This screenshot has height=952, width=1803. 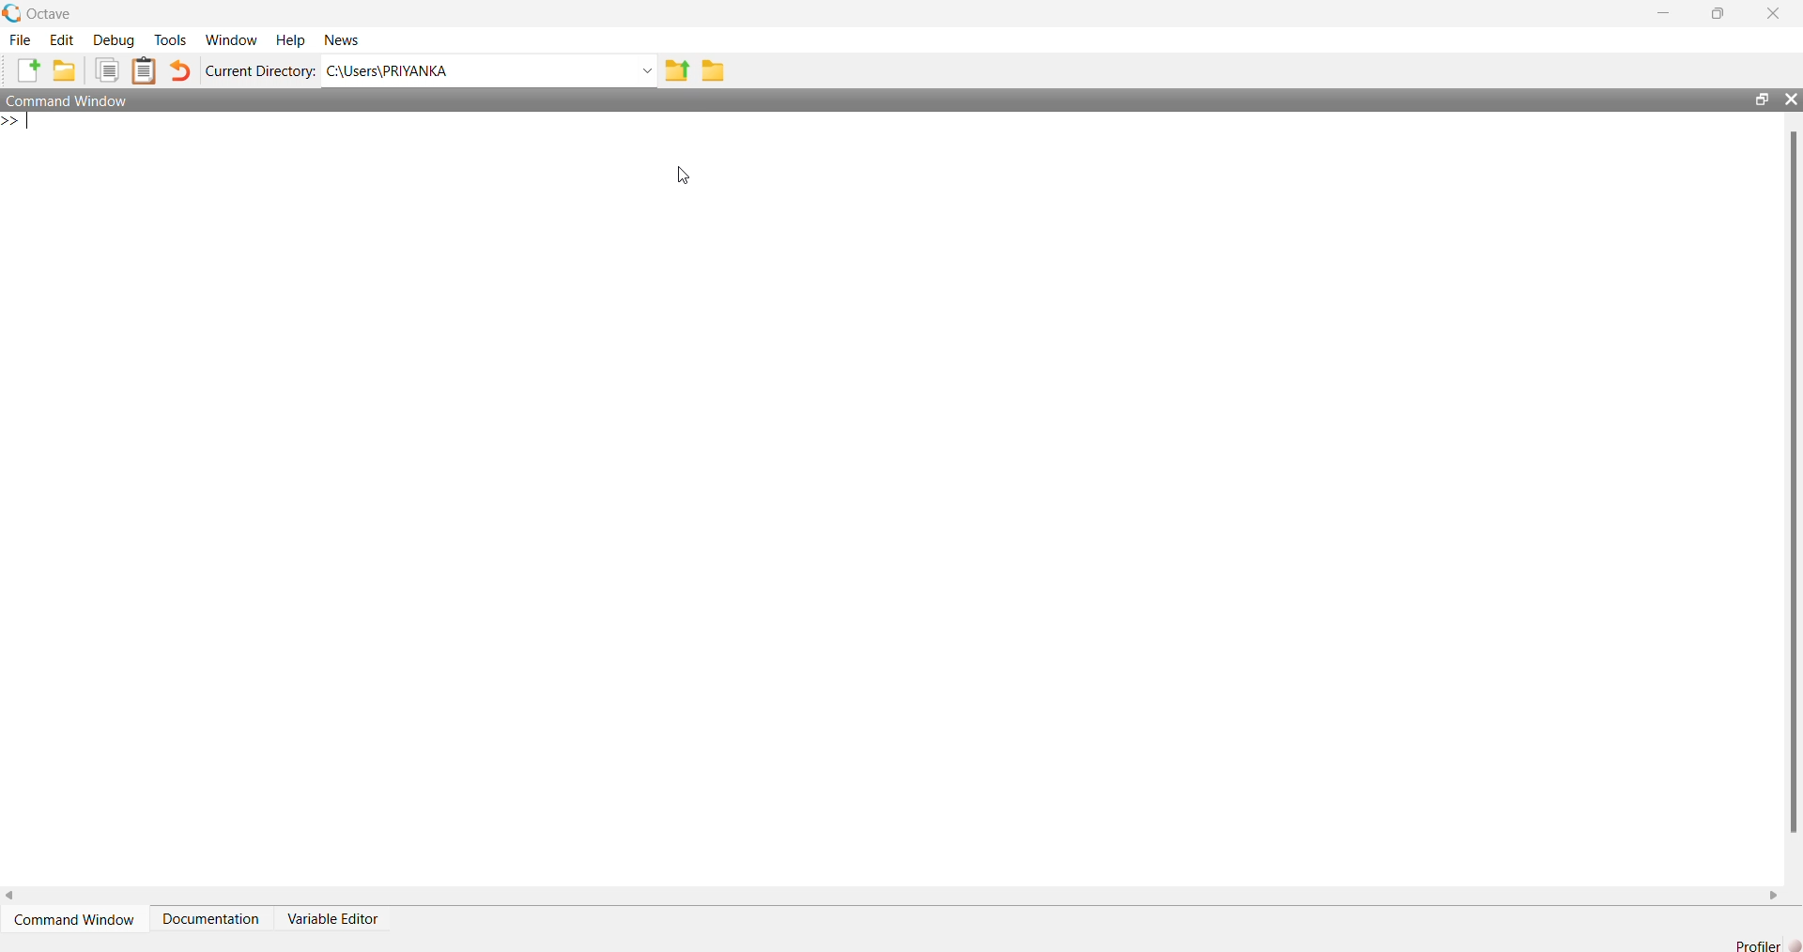 I want to click on close, so click(x=1791, y=99).